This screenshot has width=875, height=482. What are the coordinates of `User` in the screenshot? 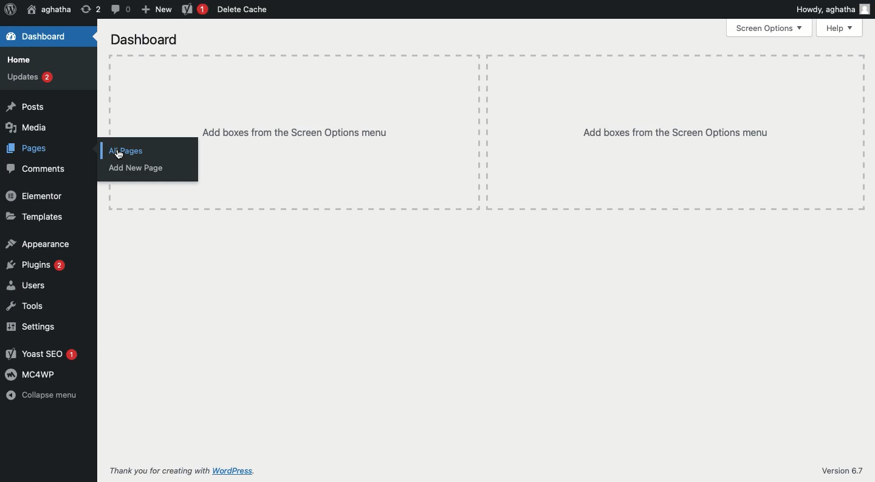 It's located at (49, 10).